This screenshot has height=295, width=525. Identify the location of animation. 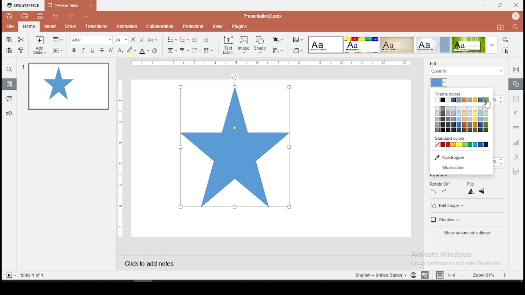
(128, 27).